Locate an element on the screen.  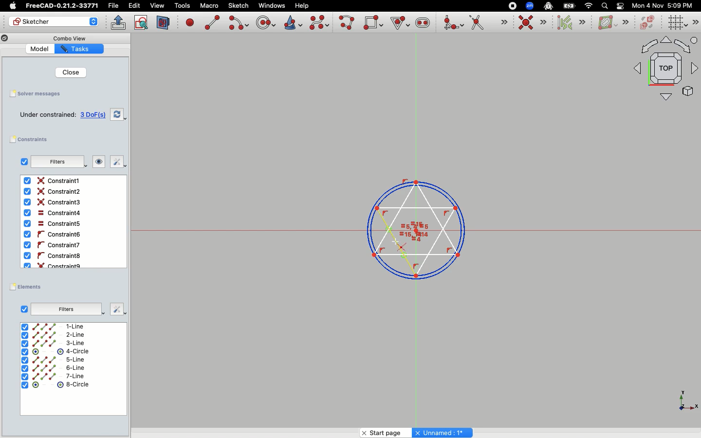
Create arc is located at coordinates (238, 23).